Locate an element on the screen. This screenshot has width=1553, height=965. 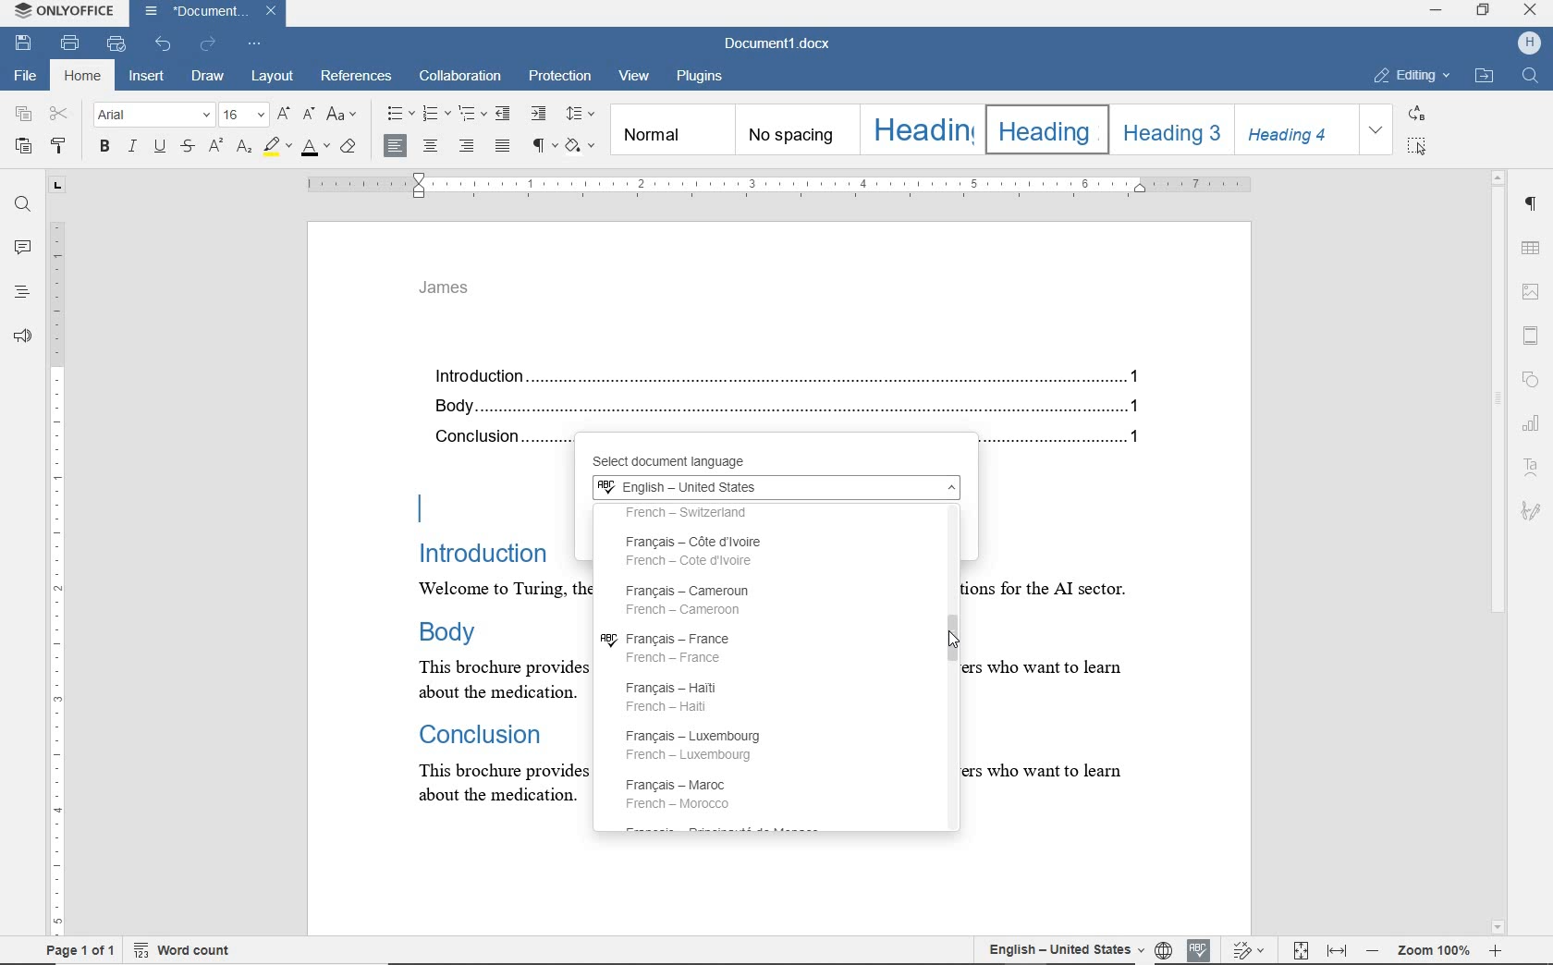
ruler is located at coordinates (777, 185).